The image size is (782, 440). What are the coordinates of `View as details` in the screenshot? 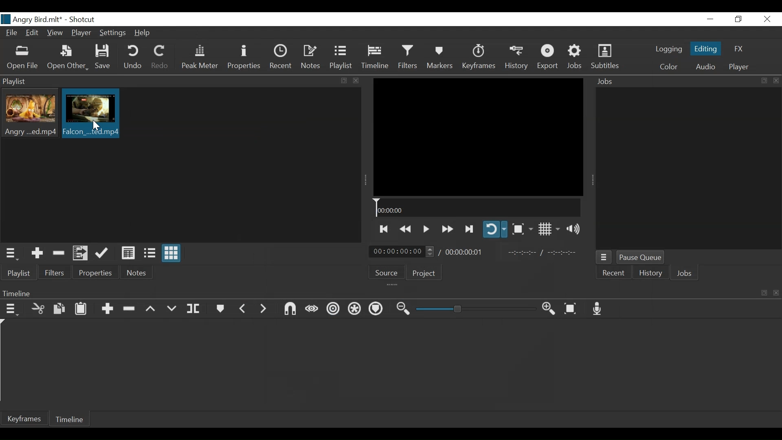 It's located at (129, 254).